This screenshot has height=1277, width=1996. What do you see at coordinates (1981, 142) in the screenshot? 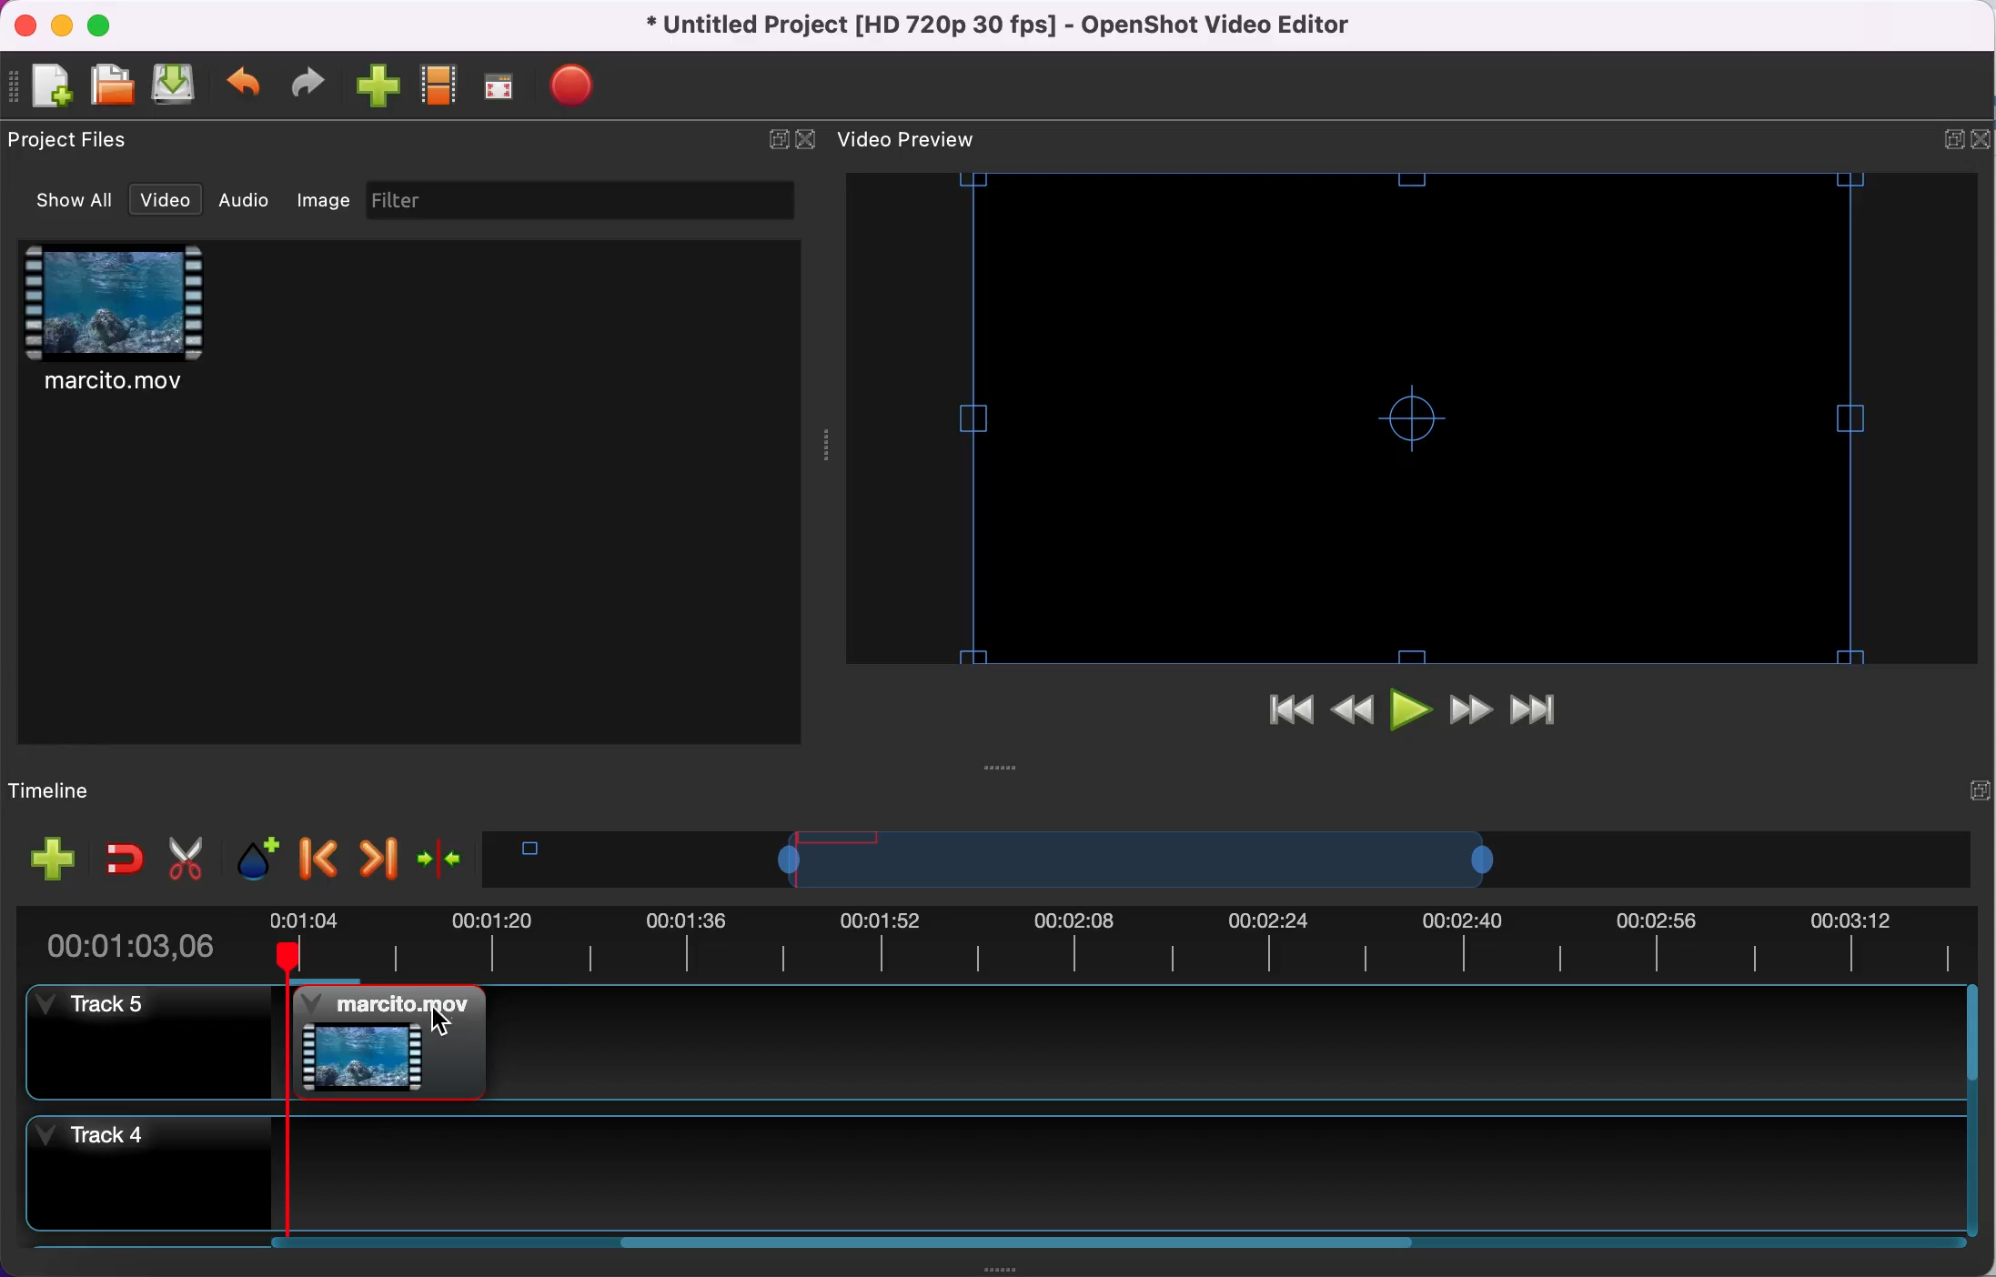
I see `close` at bounding box center [1981, 142].